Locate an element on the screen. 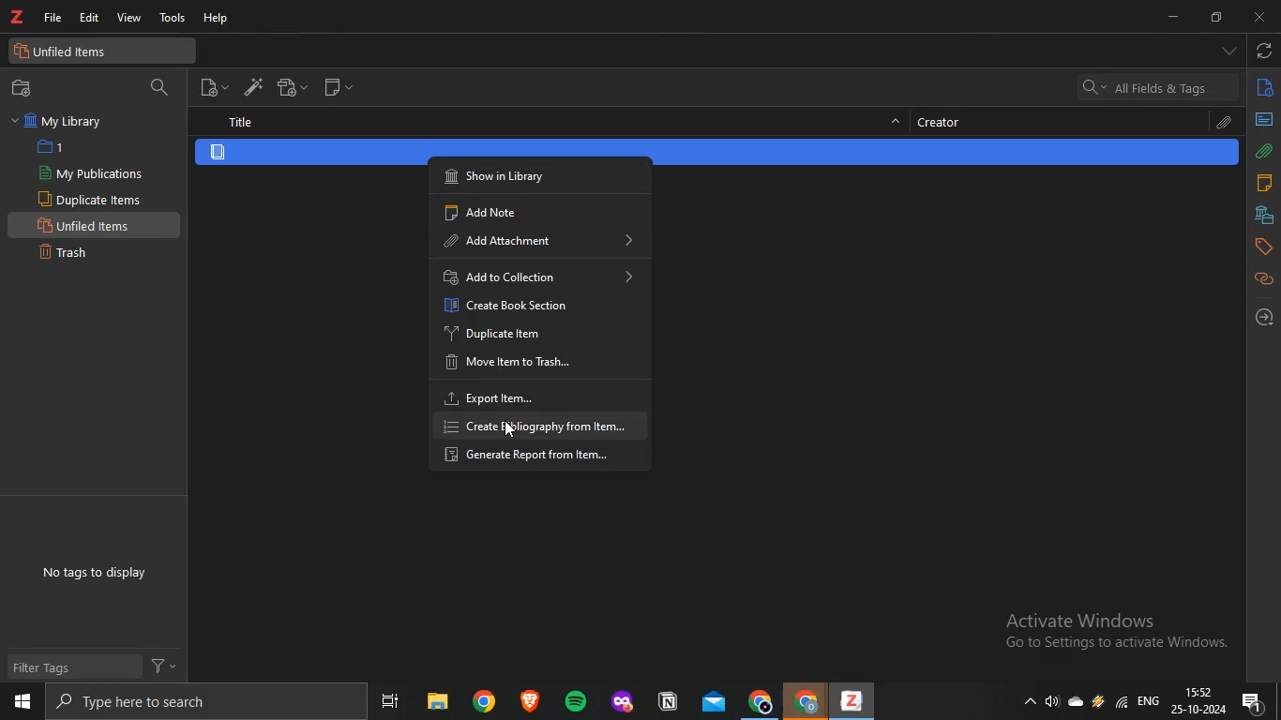 The height and width of the screenshot is (720, 1281). chrome is located at coordinates (761, 700).